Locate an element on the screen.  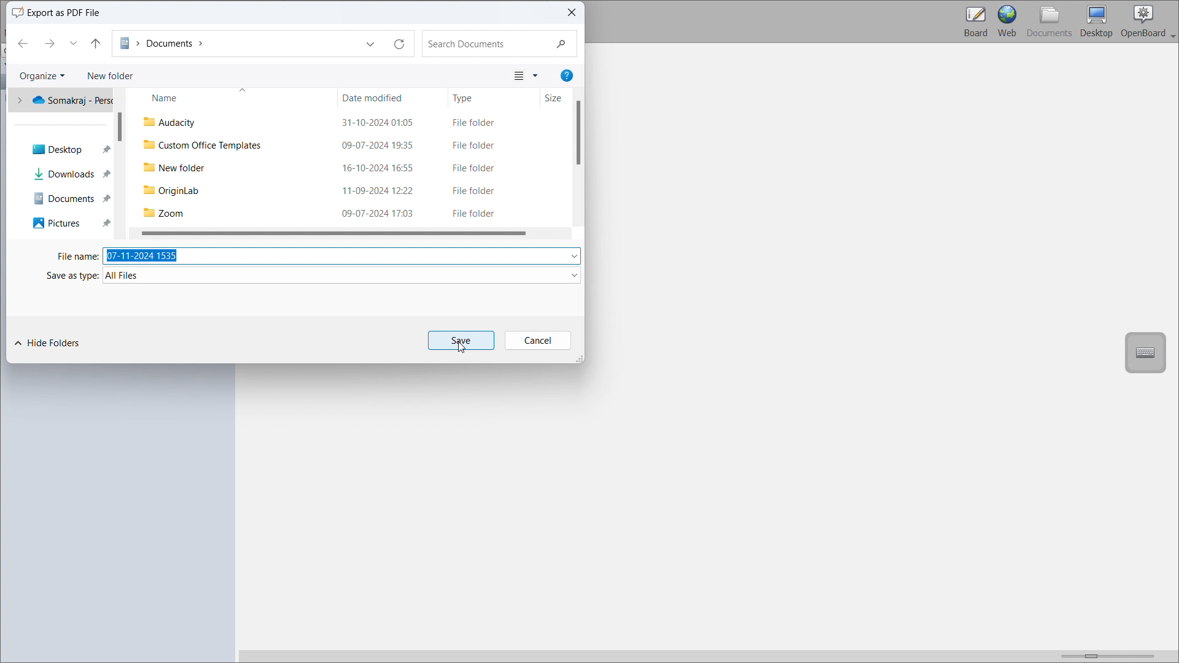
type is located at coordinates (484, 98).